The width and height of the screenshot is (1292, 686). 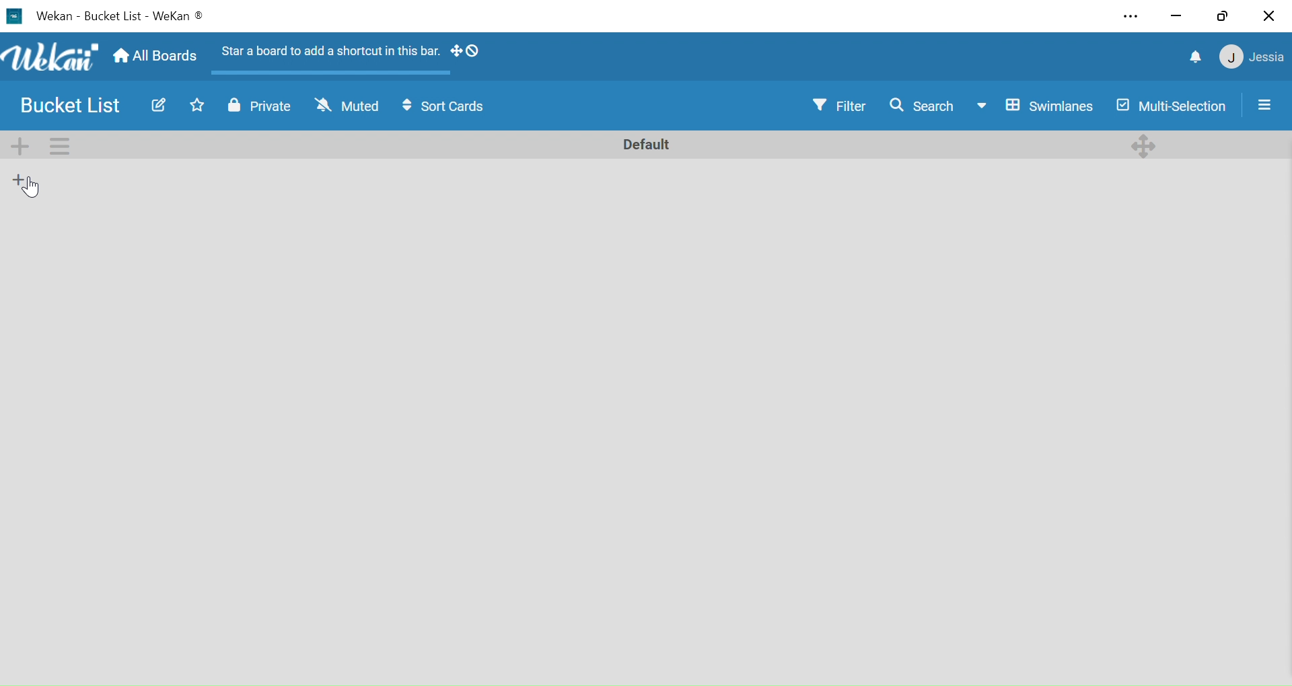 I want to click on multi-Selection, so click(x=1170, y=106).